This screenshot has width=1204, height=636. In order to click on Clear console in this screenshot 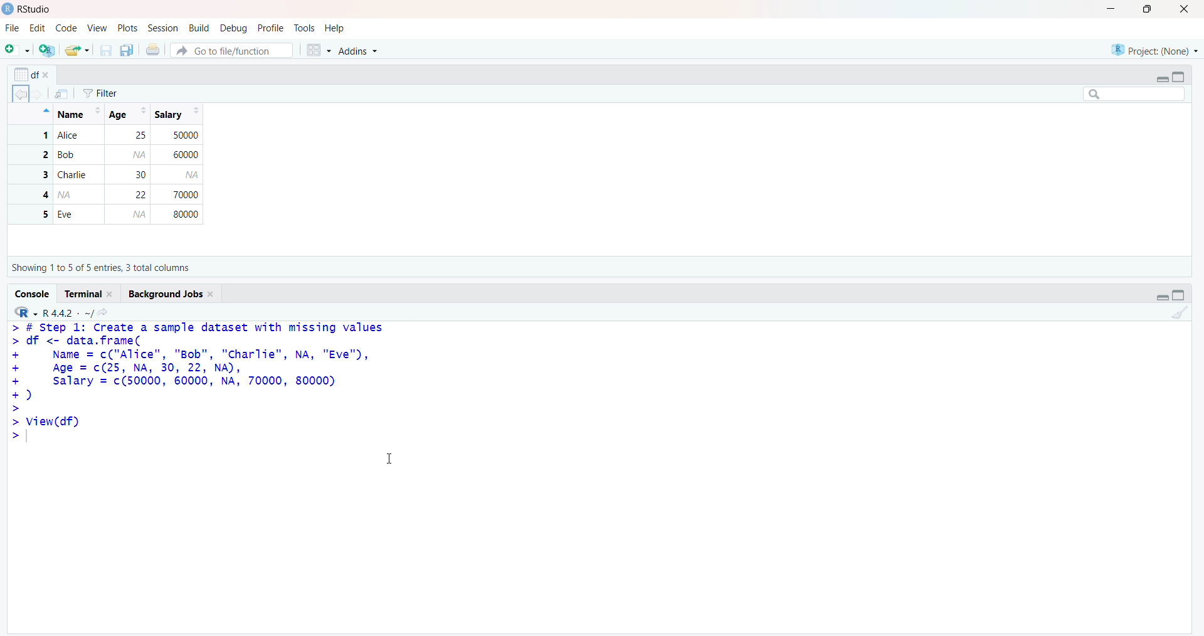, I will do `click(1180, 316)`.